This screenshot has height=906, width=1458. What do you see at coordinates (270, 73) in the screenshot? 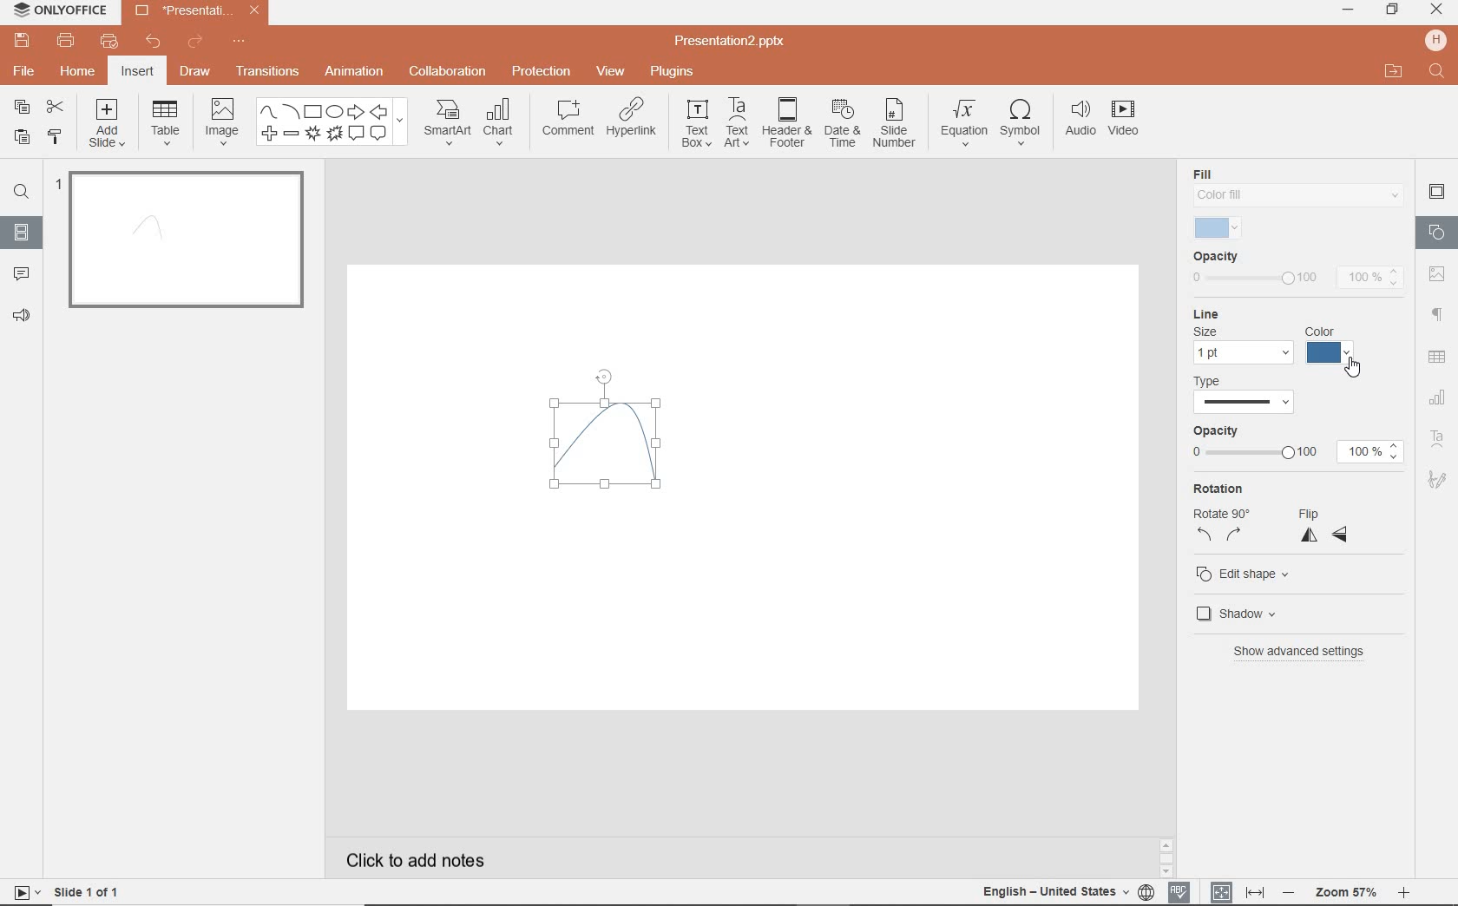
I see `TRANSITIONS` at bounding box center [270, 73].